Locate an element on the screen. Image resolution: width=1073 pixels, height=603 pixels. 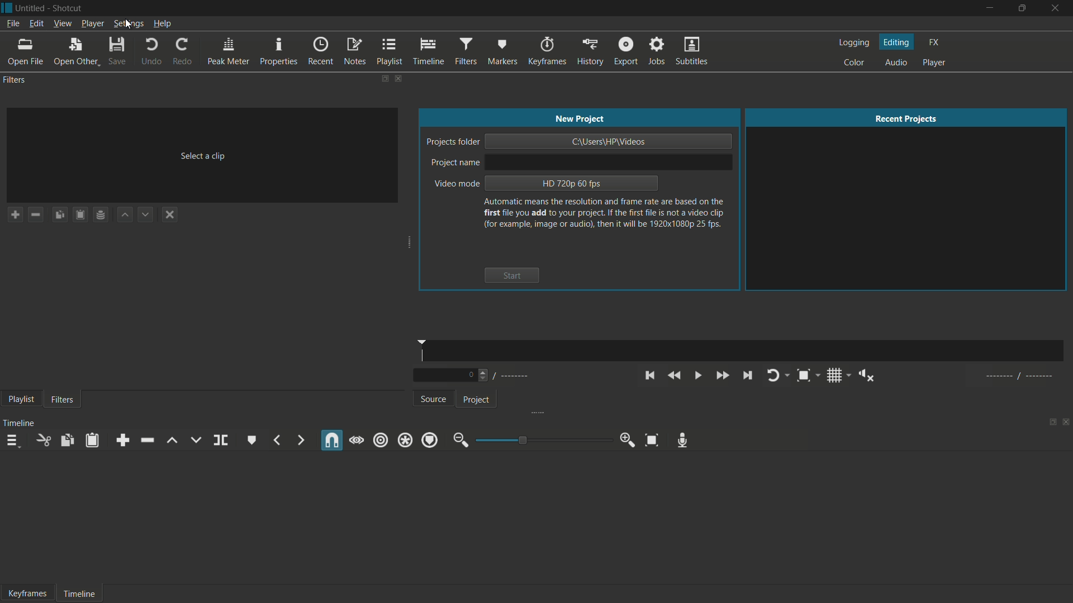
project name is located at coordinates (32, 7).